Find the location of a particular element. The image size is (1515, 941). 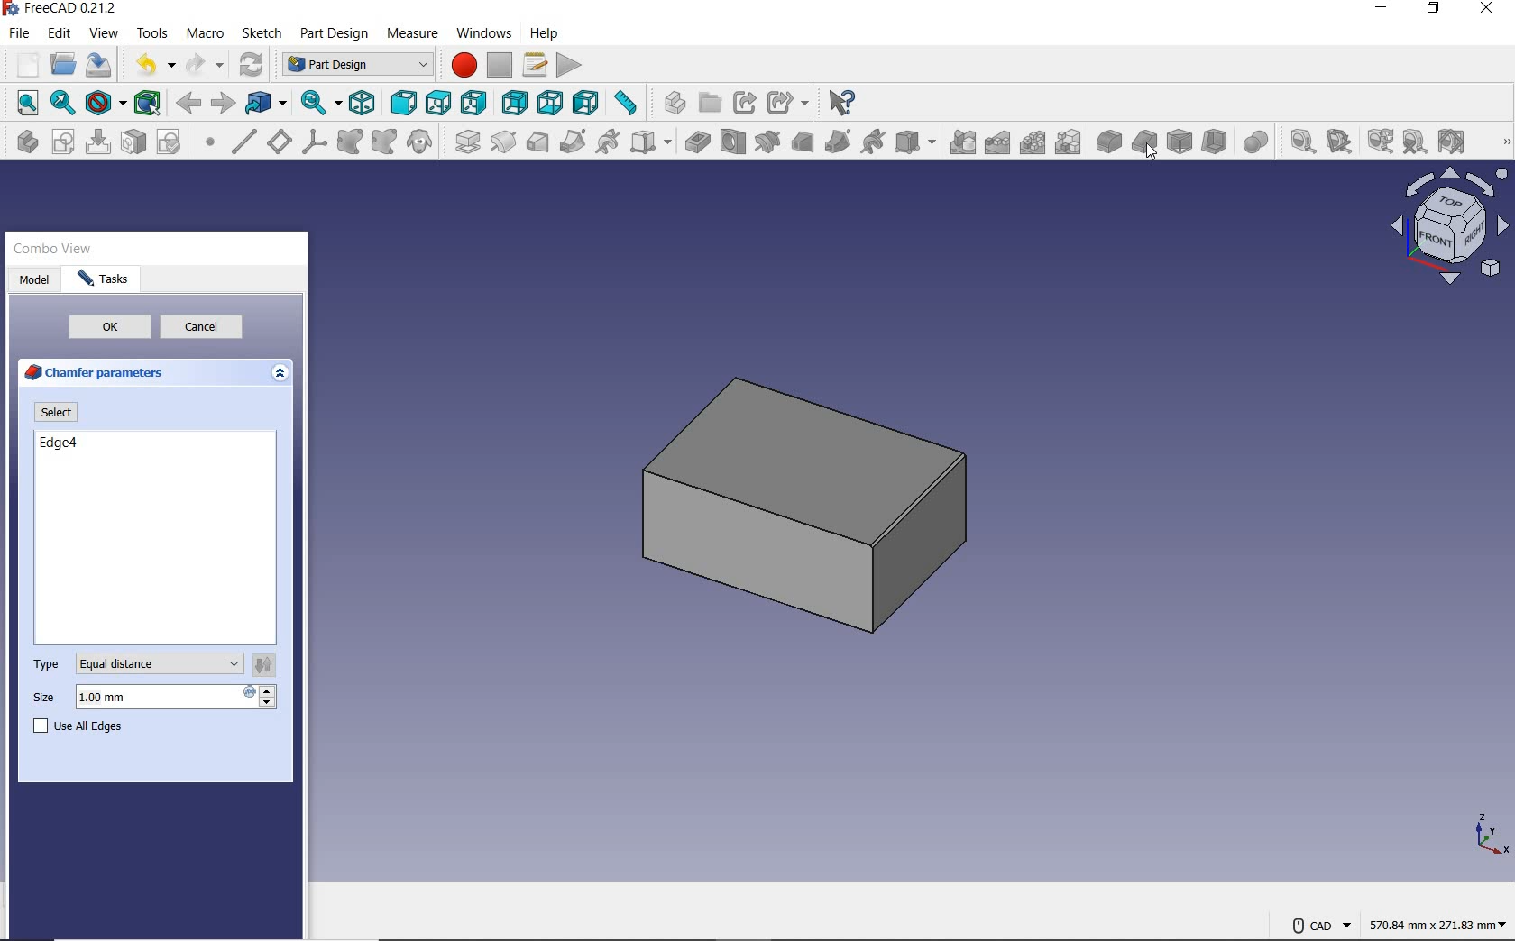

570.84 mm x 271.83mm is located at coordinates (1435, 922).